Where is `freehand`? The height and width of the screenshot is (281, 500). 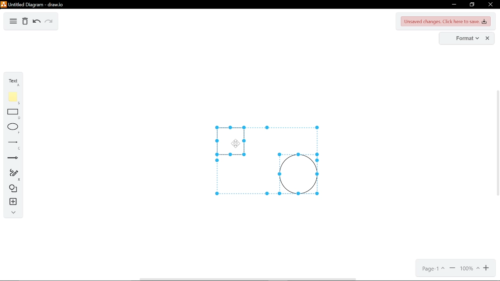 freehand is located at coordinates (11, 175).